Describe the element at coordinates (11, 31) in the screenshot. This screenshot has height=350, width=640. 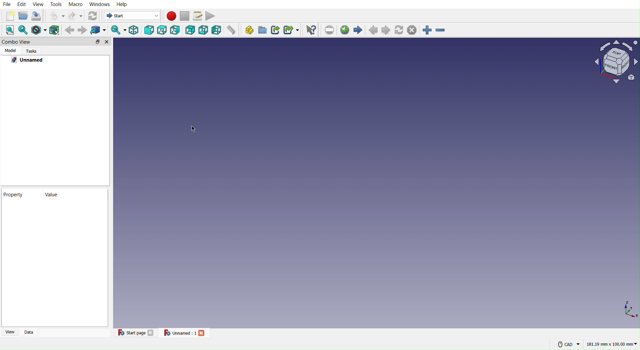
I see `Fit content to screen` at that location.